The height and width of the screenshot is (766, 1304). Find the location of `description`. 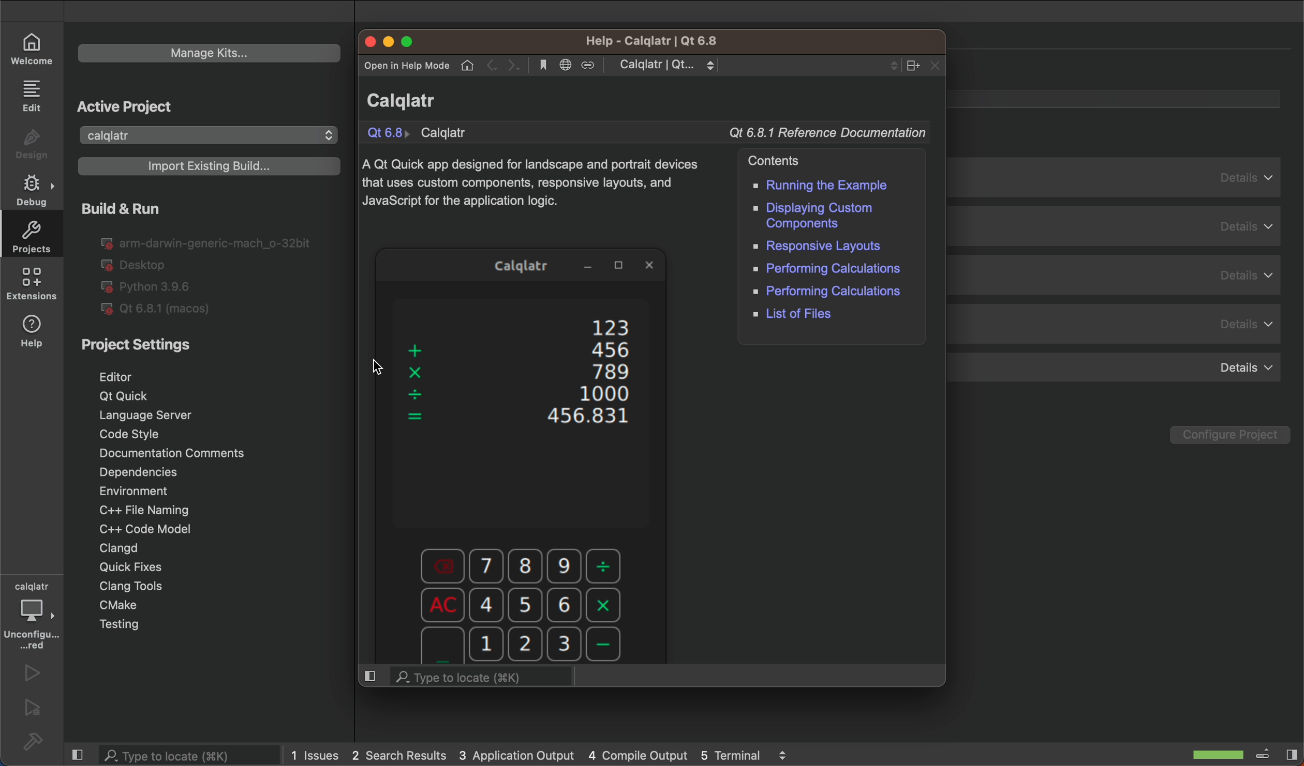

description is located at coordinates (536, 184).